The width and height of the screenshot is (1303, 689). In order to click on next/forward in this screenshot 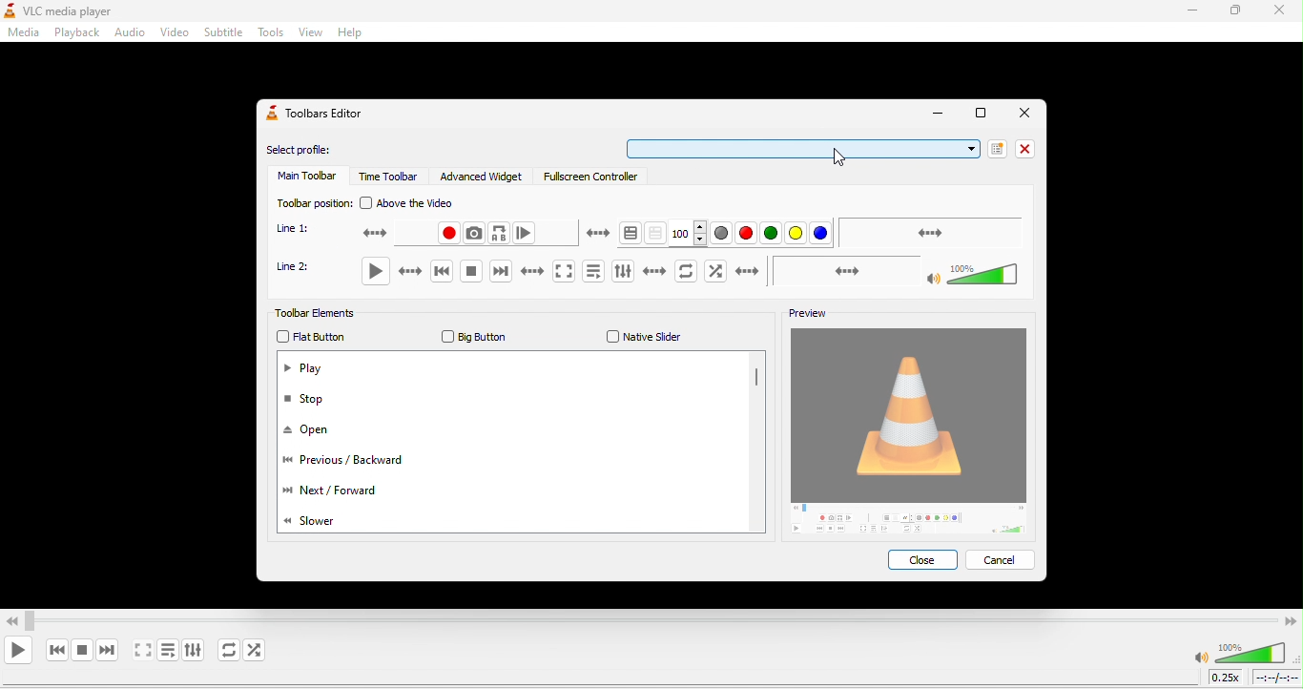, I will do `click(359, 490)`.